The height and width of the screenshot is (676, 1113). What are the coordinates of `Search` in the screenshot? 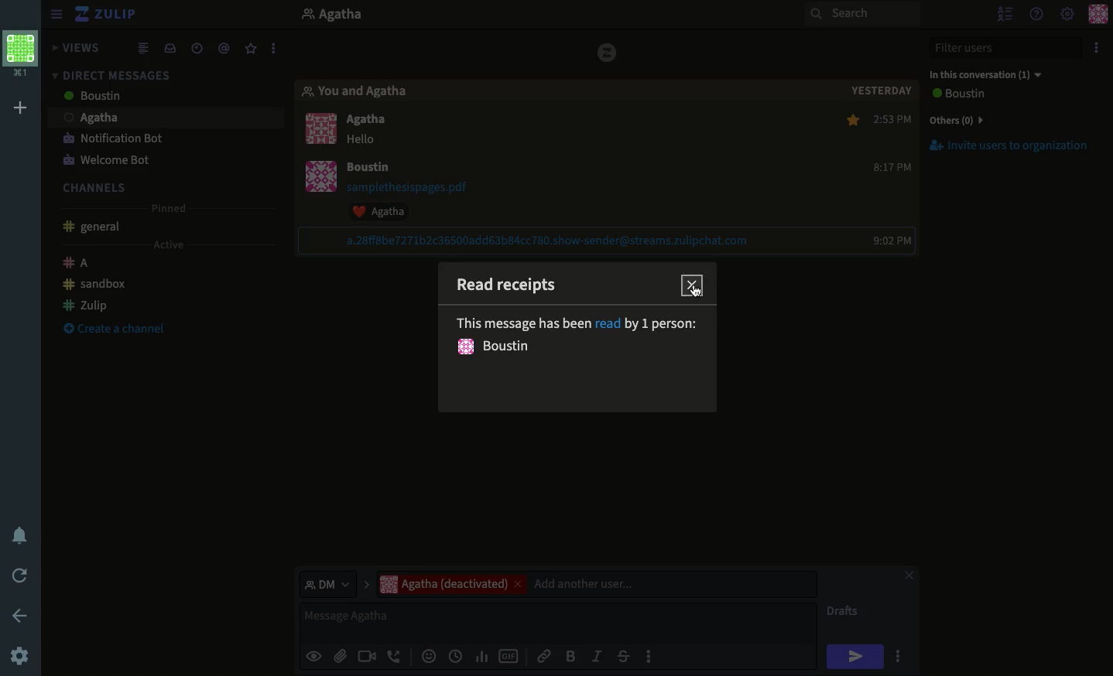 It's located at (862, 15).